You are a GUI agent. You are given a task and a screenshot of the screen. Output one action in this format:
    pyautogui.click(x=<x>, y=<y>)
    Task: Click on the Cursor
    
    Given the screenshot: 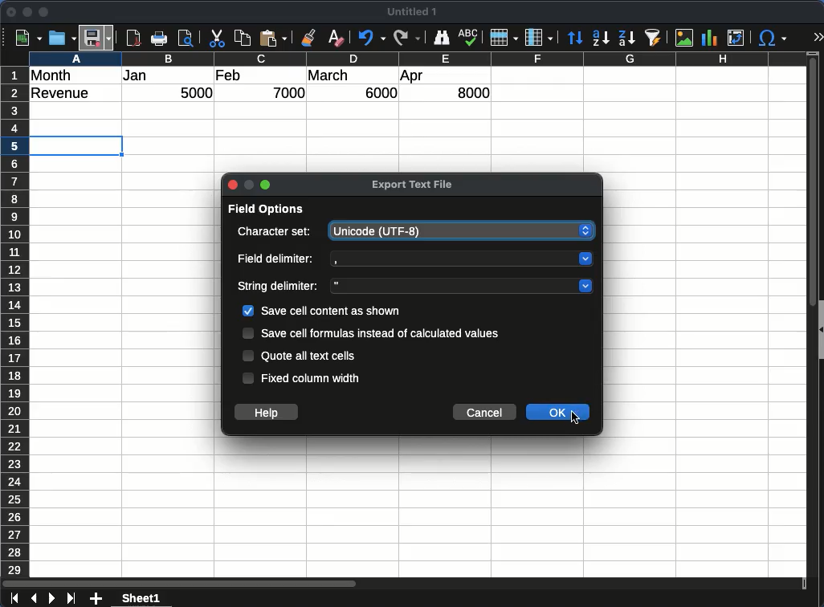 What is the action you would take?
    pyautogui.click(x=574, y=419)
    